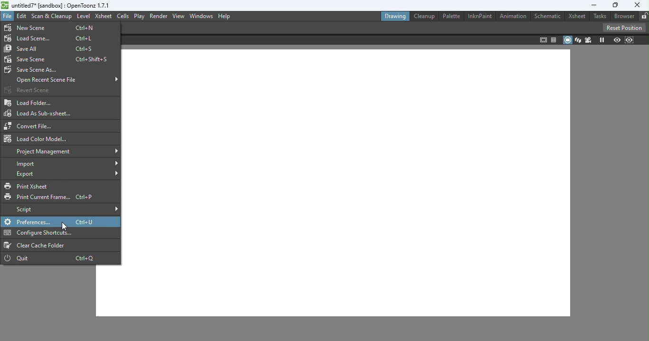  I want to click on Schematic, so click(548, 16).